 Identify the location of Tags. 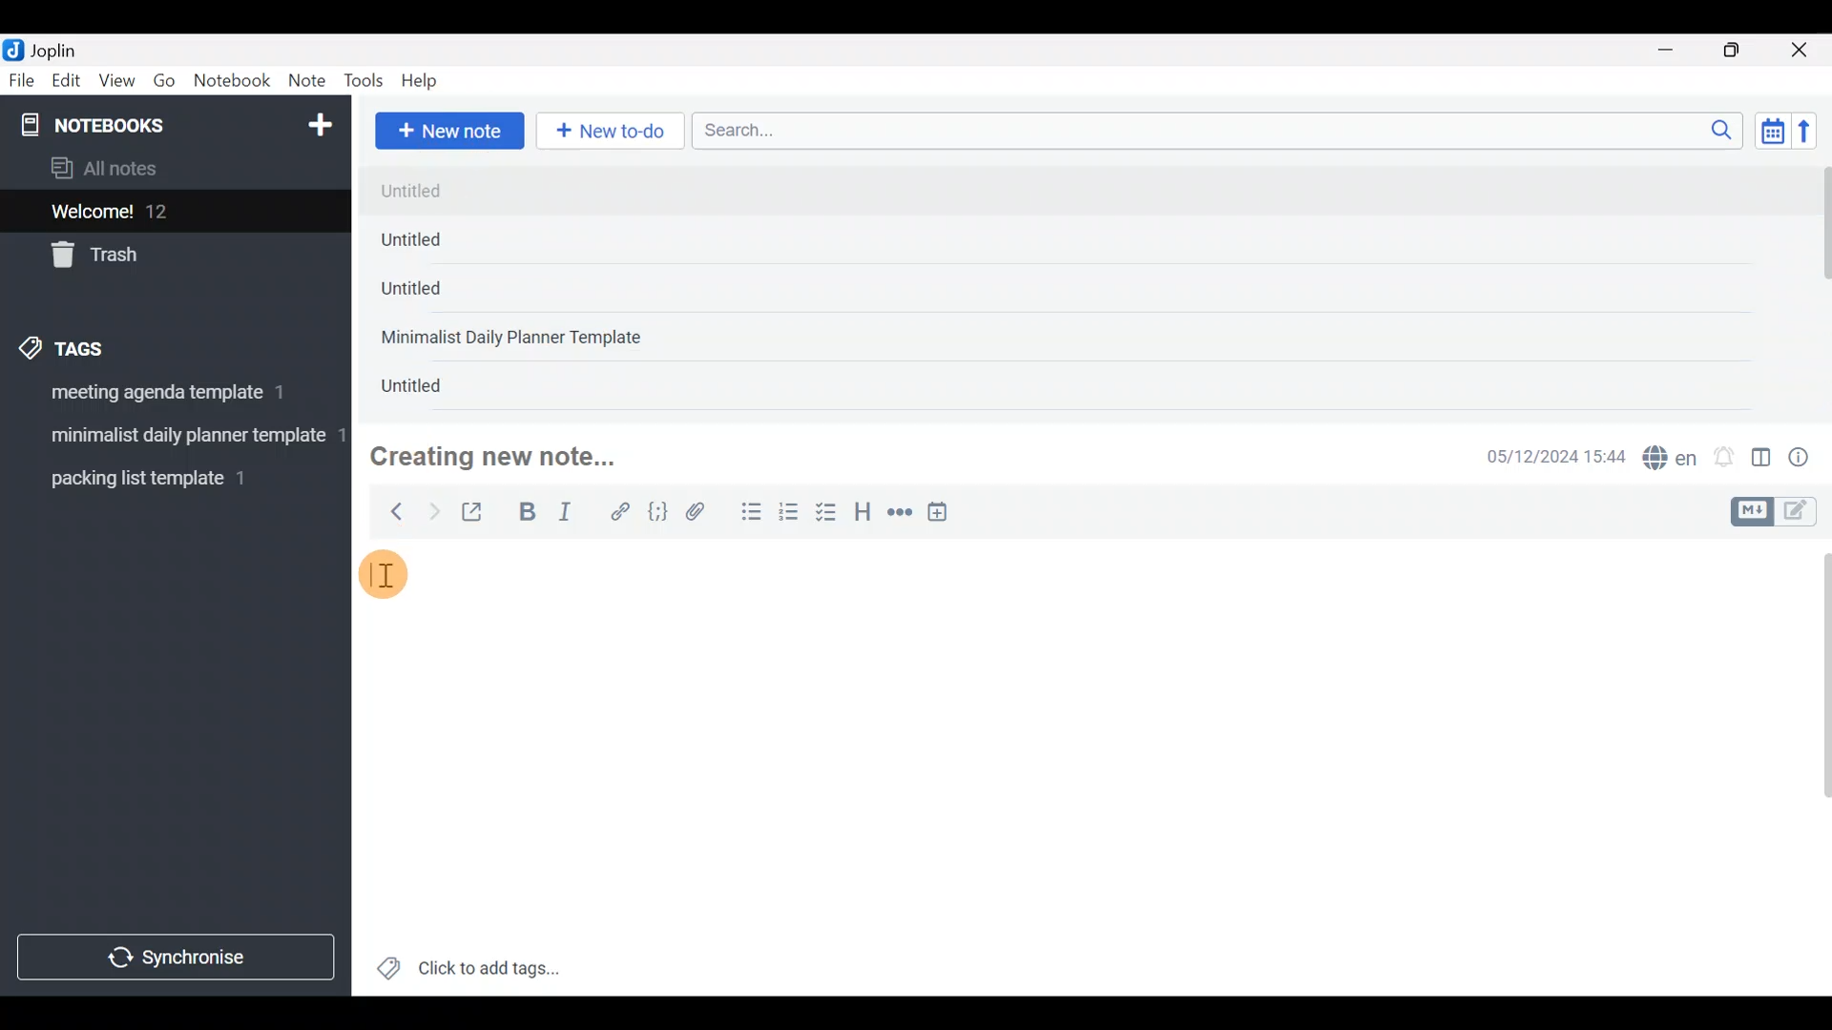
(107, 345).